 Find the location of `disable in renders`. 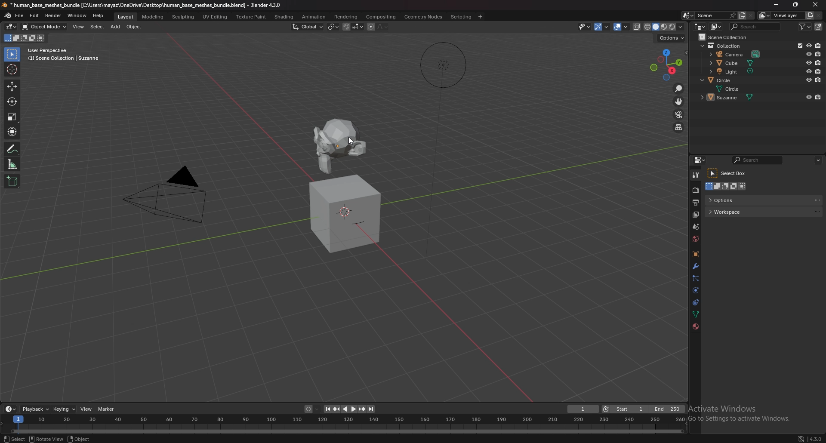

disable in renders is located at coordinates (818, 53).